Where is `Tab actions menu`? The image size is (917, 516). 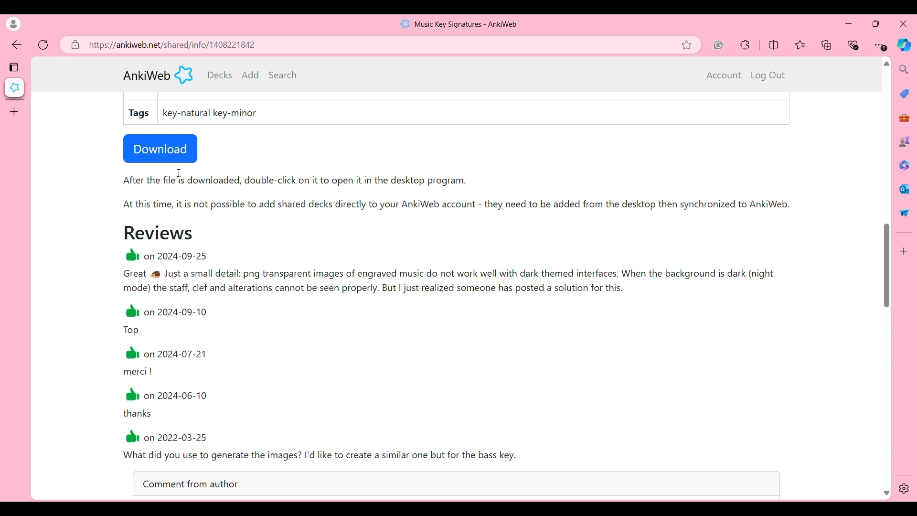 Tab actions menu is located at coordinates (15, 66).